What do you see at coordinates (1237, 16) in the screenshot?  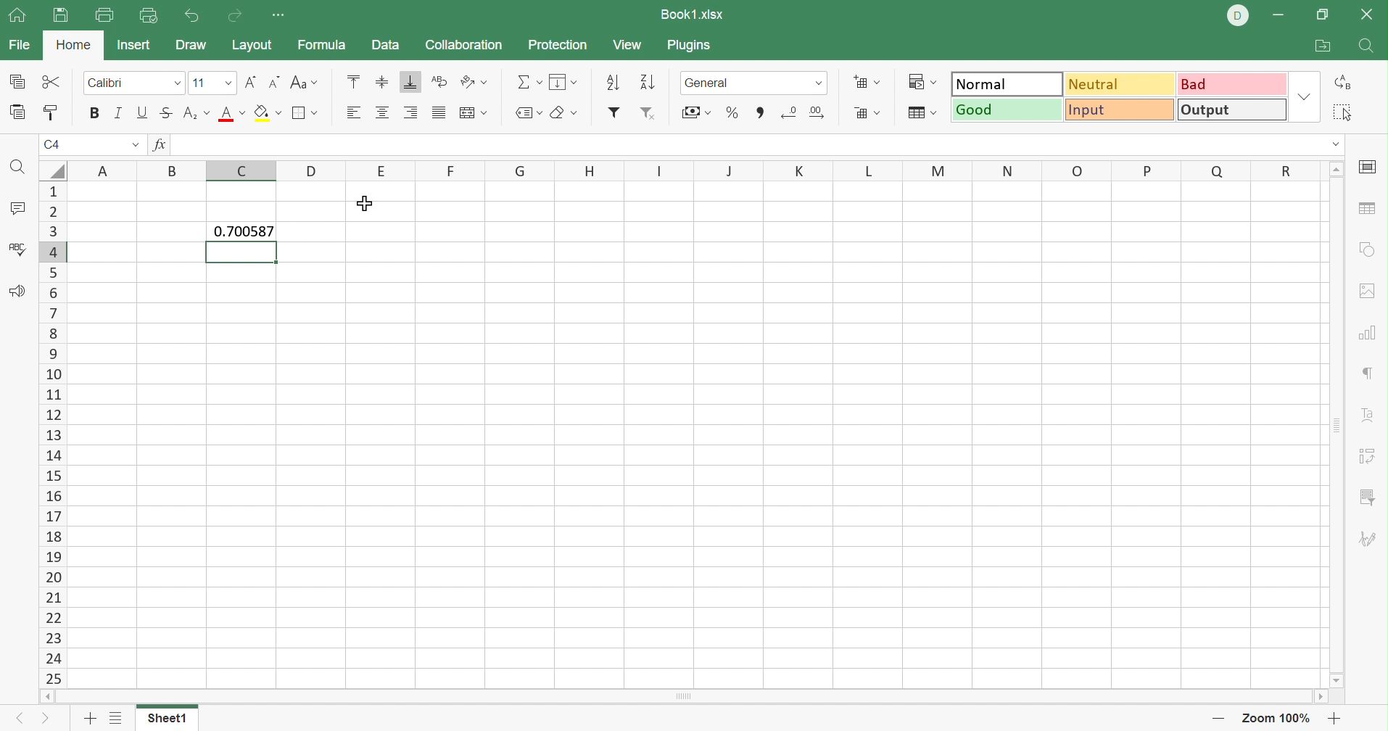 I see `DELL` at bounding box center [1237, 16].